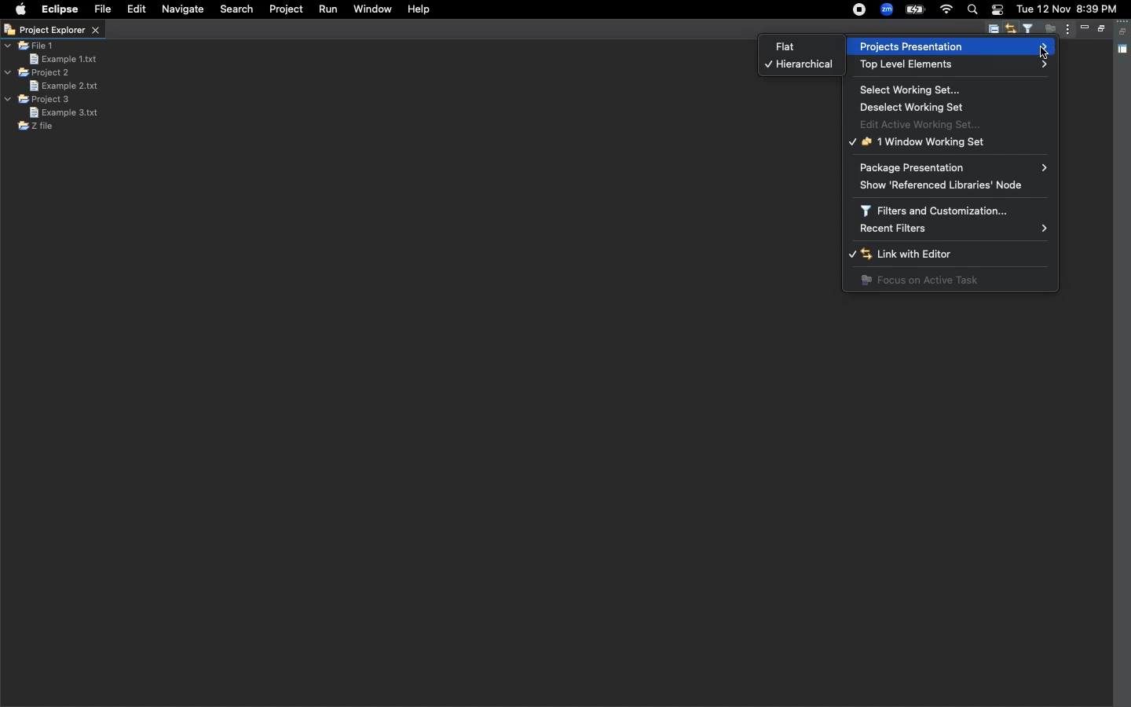 This screenshot has height=707, width=1131. Describe the element at coordinates (951, 65) in the screenshot. I see `Top level elements` at that location.